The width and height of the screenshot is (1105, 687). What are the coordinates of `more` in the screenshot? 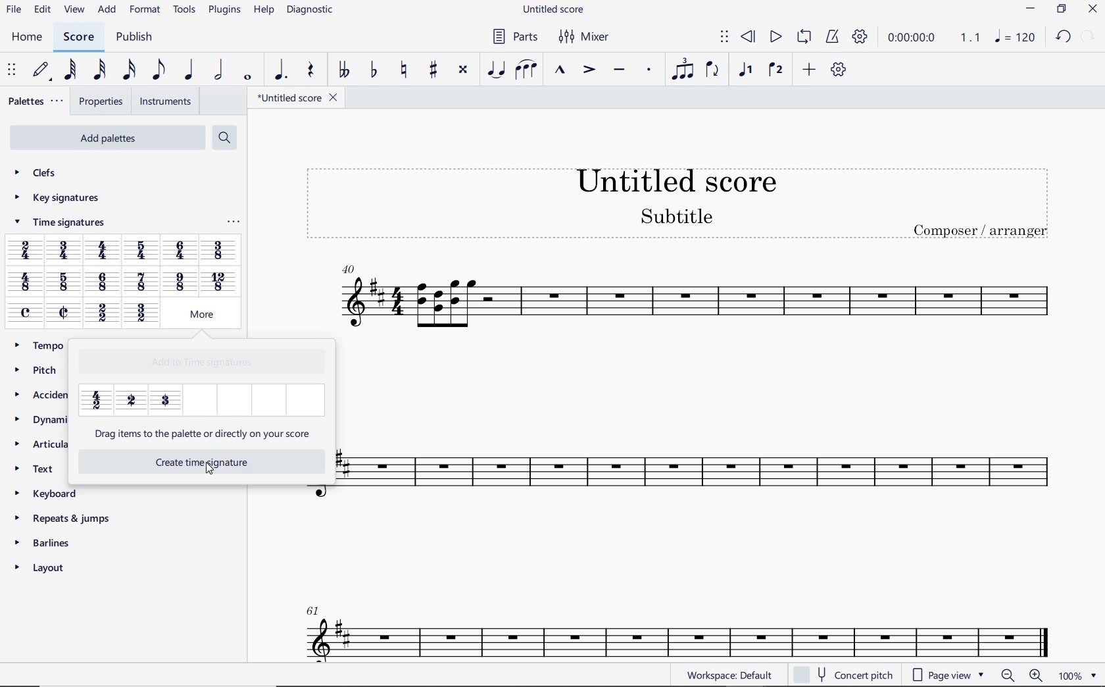 It's located at (196, 315).